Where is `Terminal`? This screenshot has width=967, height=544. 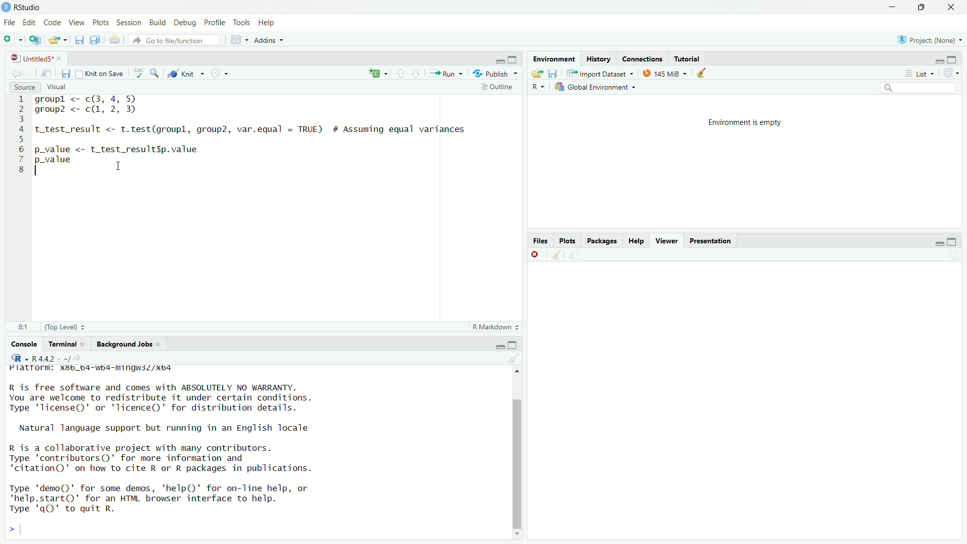 Terminal is located at coordinates (65, 344).